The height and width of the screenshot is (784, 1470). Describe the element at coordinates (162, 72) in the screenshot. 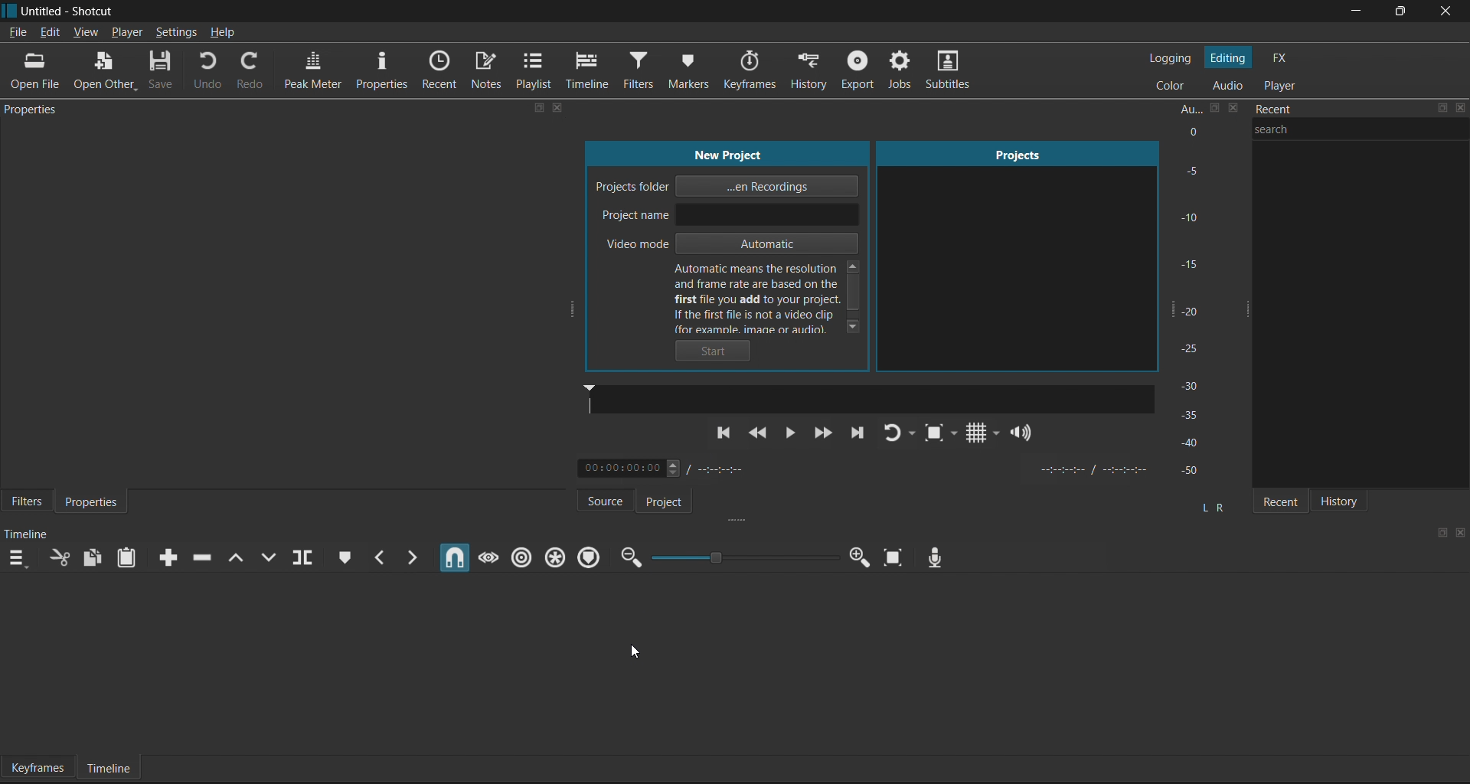

I see `Save` at that location.